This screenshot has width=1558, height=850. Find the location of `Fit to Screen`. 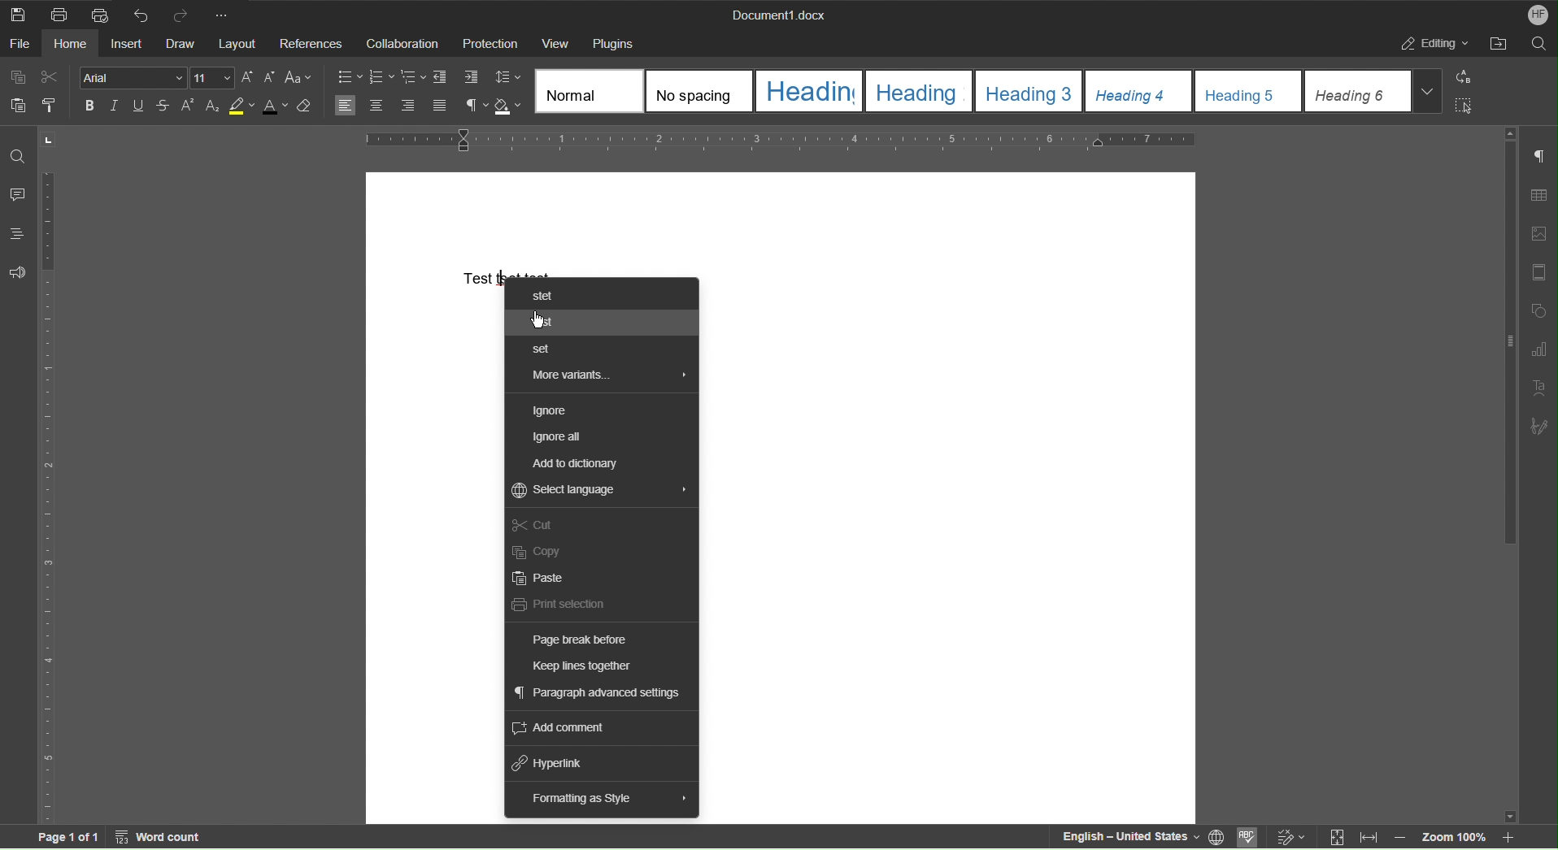

Fit to Screen is located at coordinates (1335, 838).